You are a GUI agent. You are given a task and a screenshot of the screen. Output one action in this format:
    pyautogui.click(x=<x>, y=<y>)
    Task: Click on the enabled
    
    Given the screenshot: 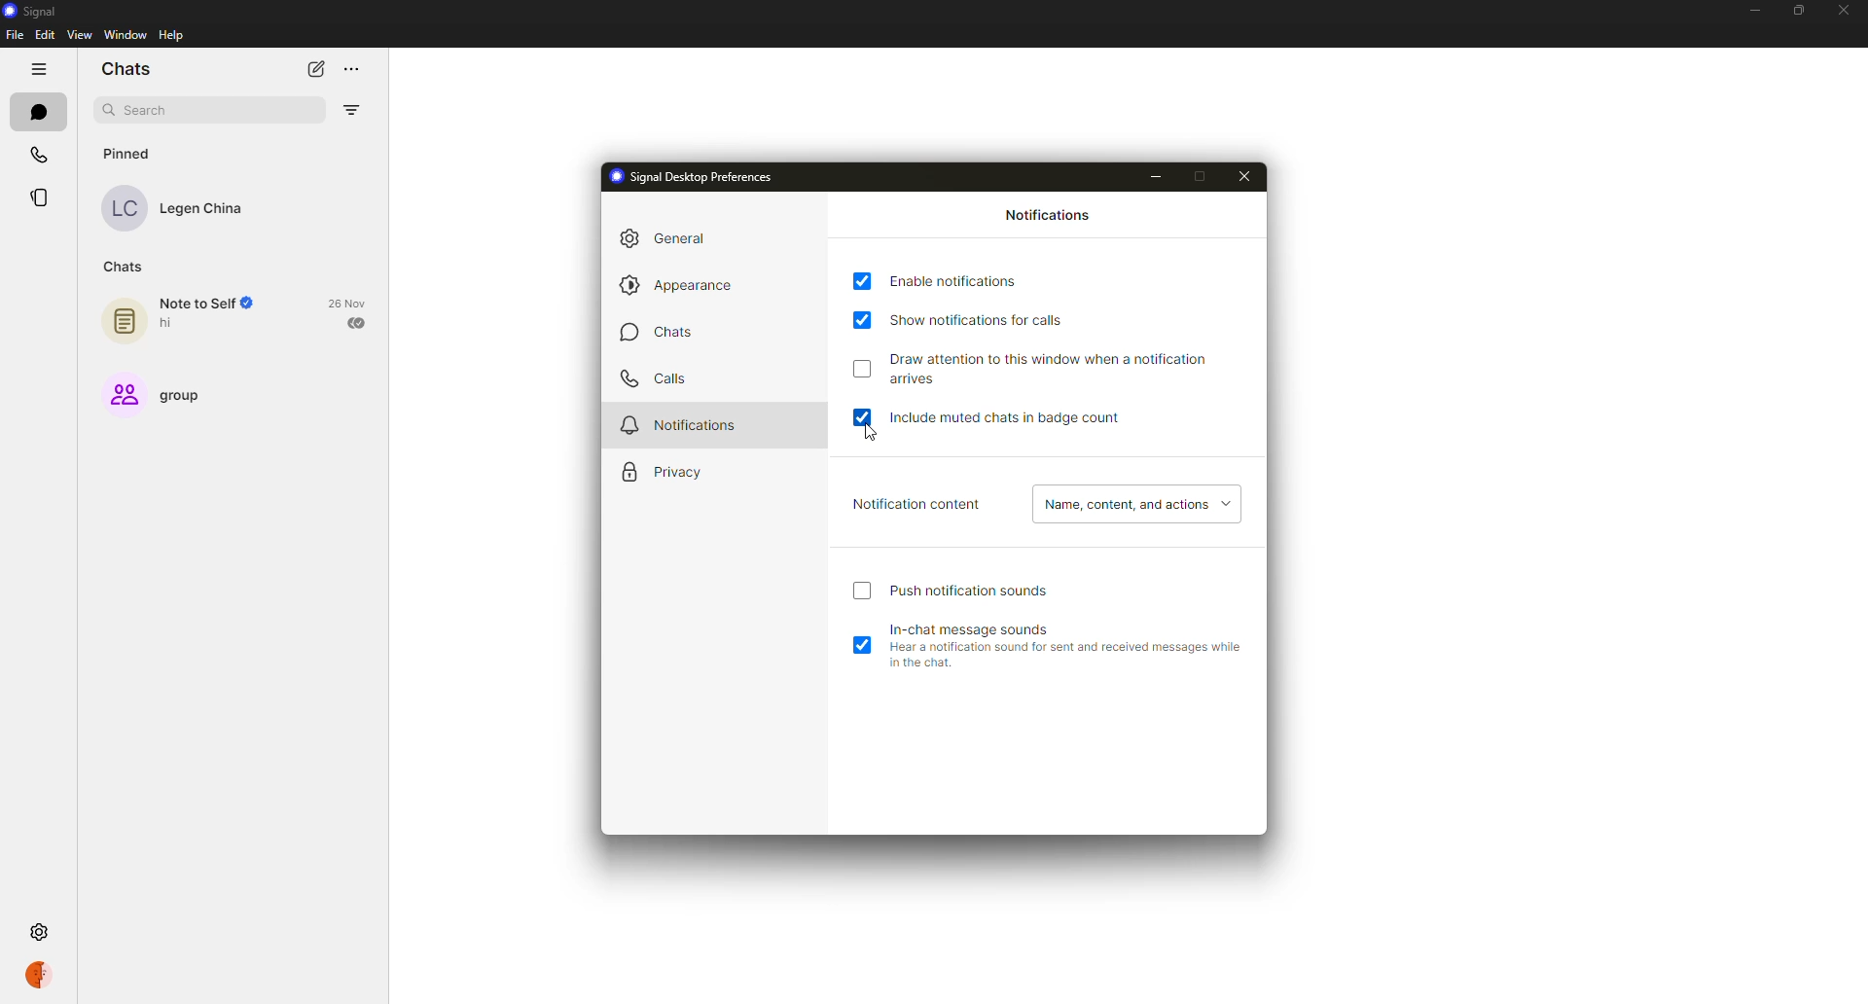 What is the action you would take?
    pyautogui.click(x=864, y=281)
    